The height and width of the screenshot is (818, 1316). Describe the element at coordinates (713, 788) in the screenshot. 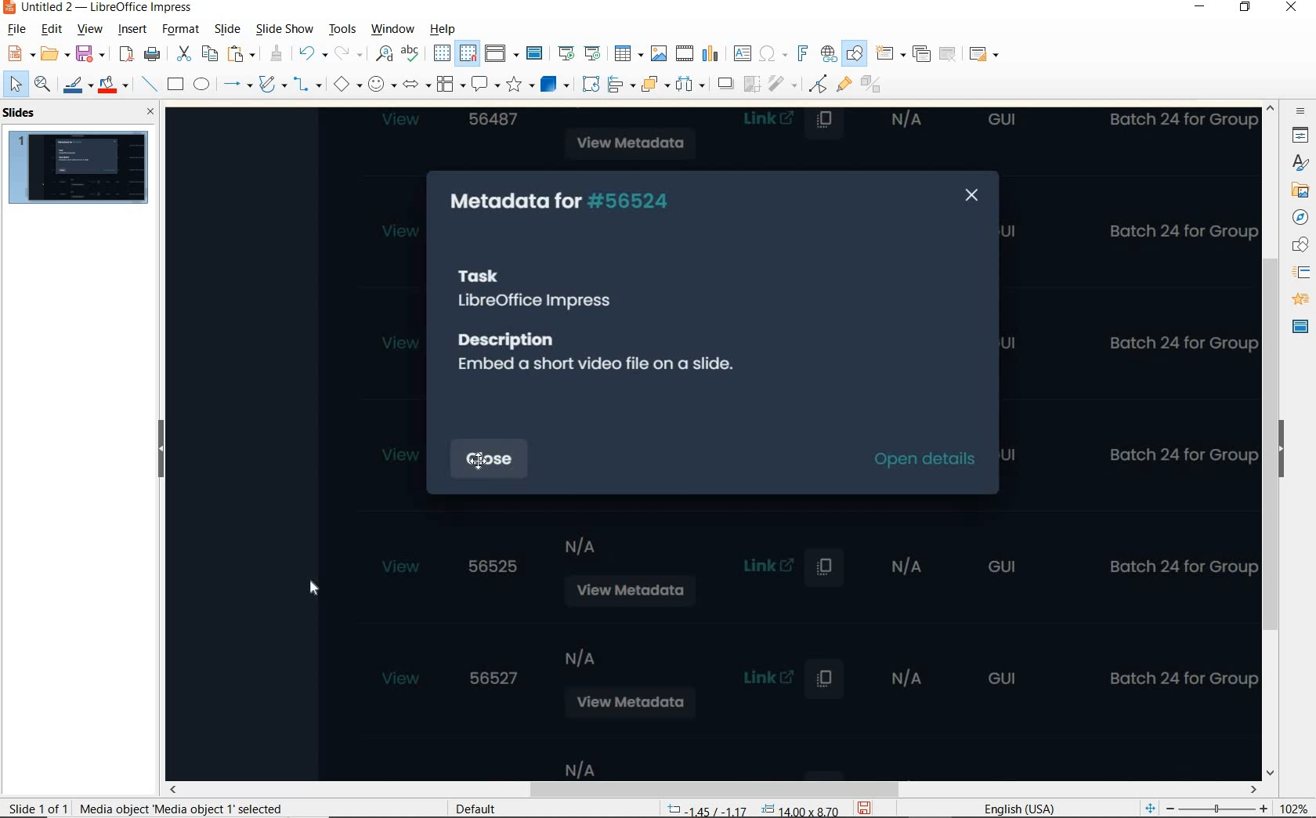

I see `SCROLL BAR` at that location.